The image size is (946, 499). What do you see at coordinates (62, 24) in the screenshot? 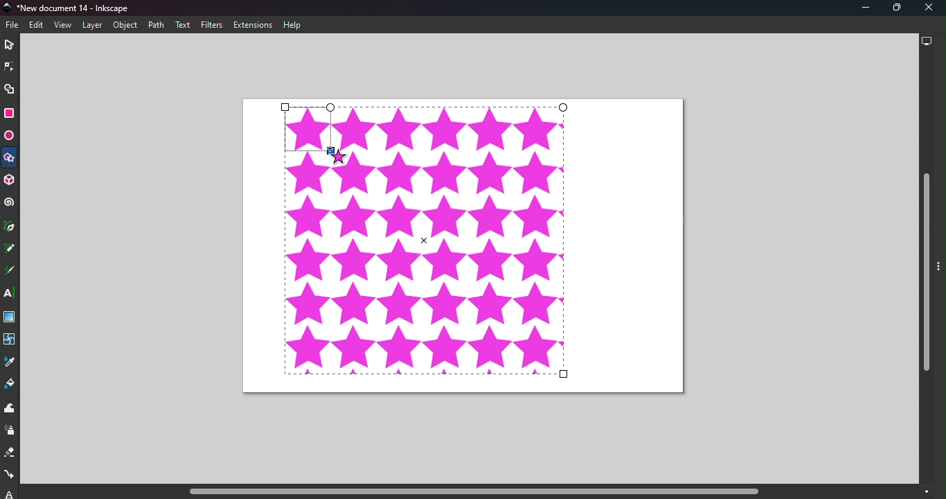
I see `View` at bounding box center [62, 24].